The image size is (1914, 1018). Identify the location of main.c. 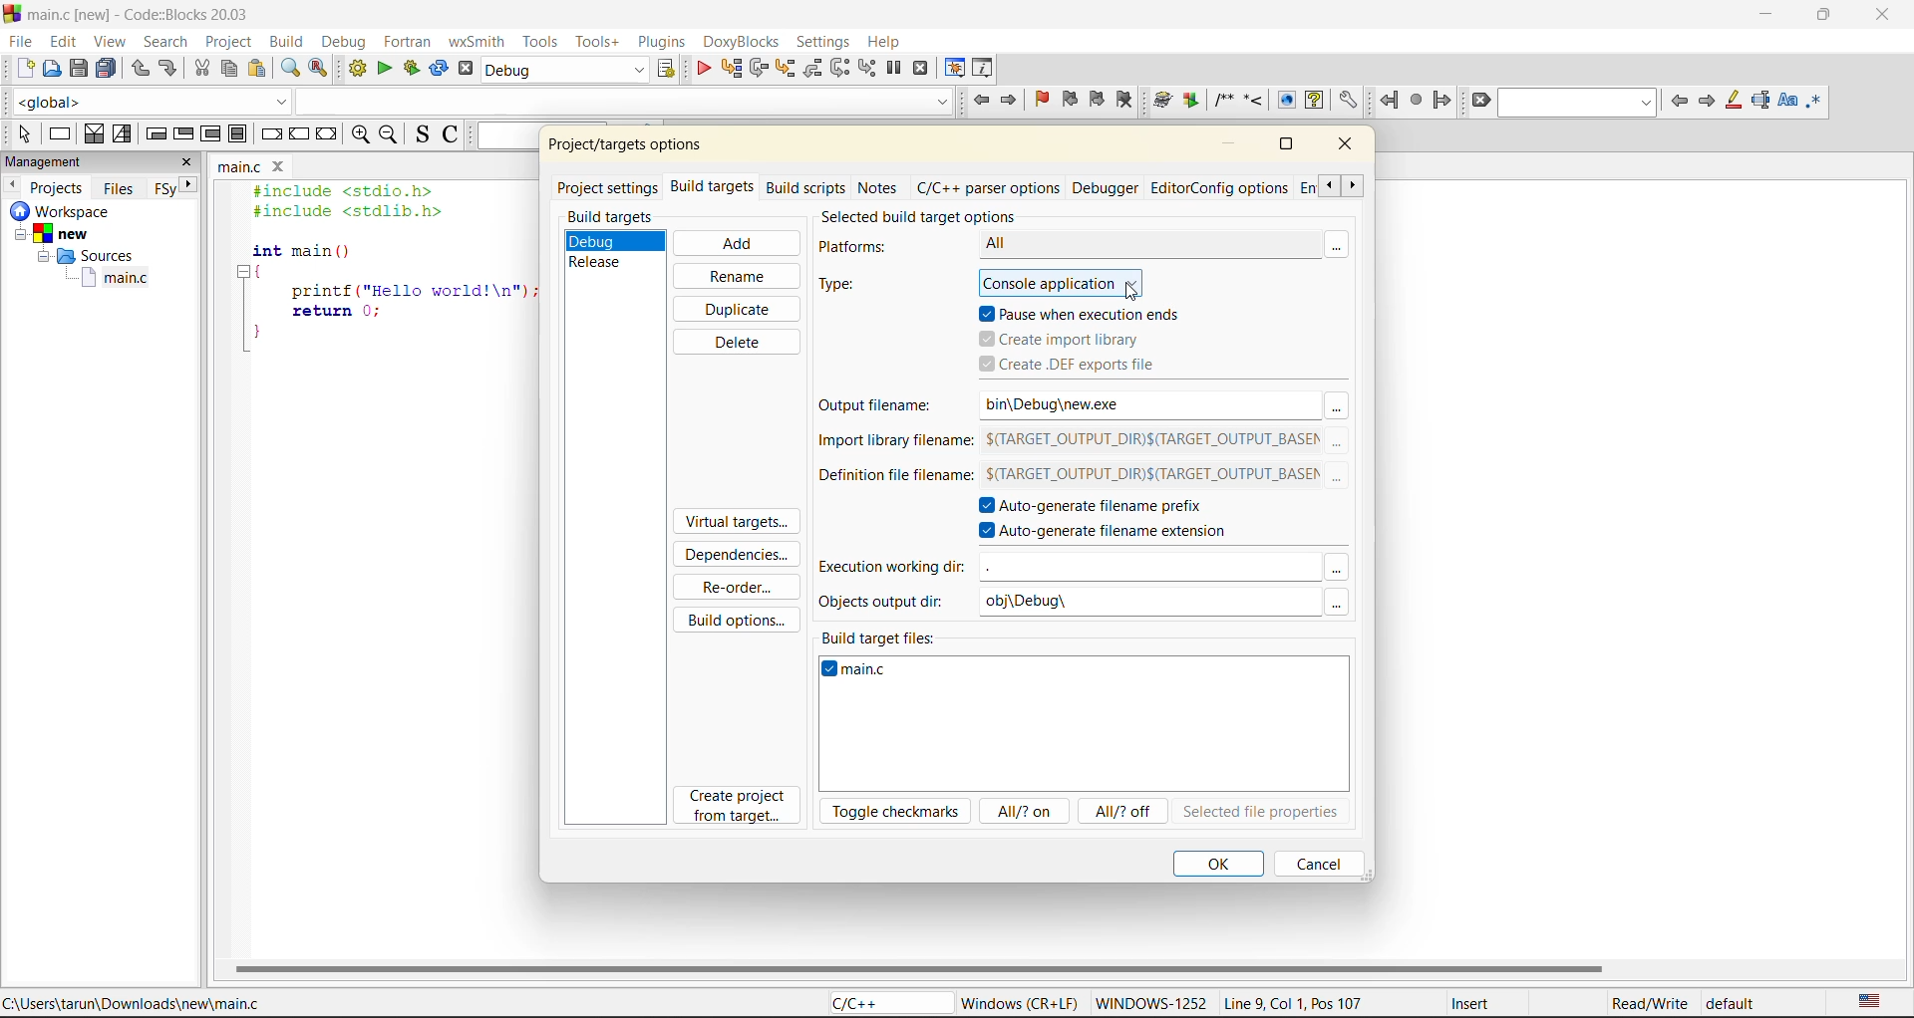
(854, 669).